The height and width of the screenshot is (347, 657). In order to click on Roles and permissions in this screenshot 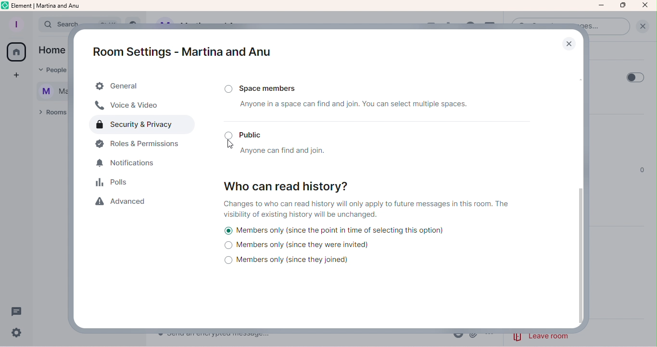, I will do `click(141, 145)`.